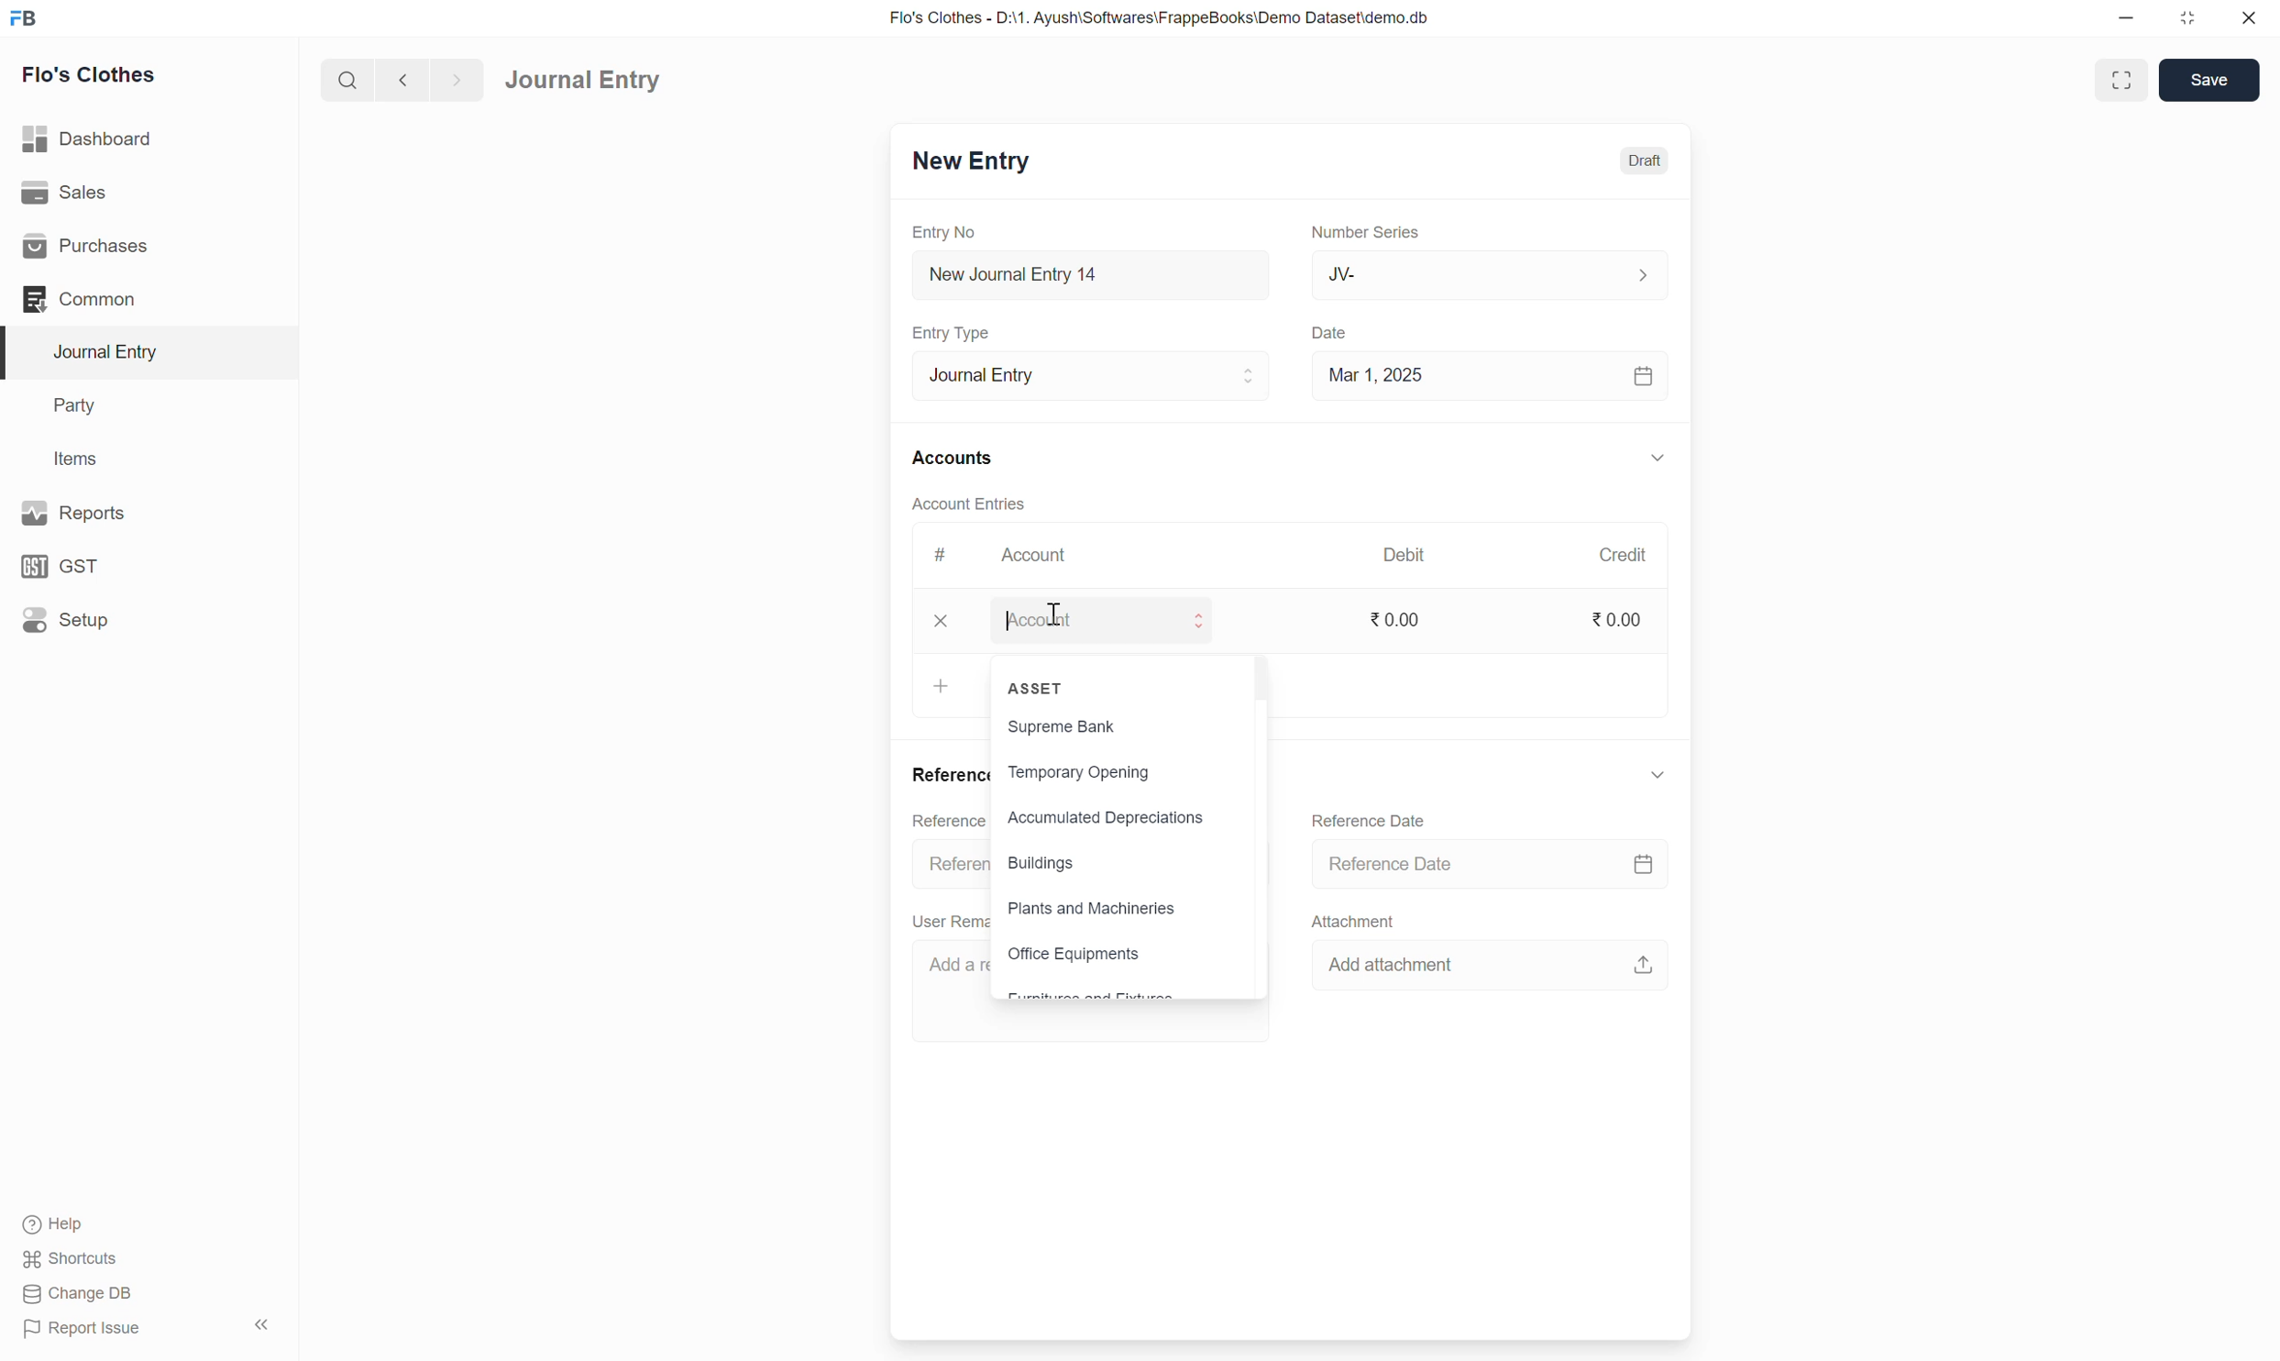 Image resolution: width=2280 pixels, height=1361 pixels. I want to click on cursor, so click(1053, 614).